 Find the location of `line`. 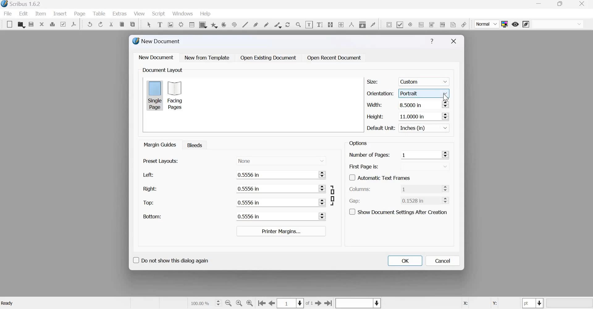

line is located at coordinates (245, 24).